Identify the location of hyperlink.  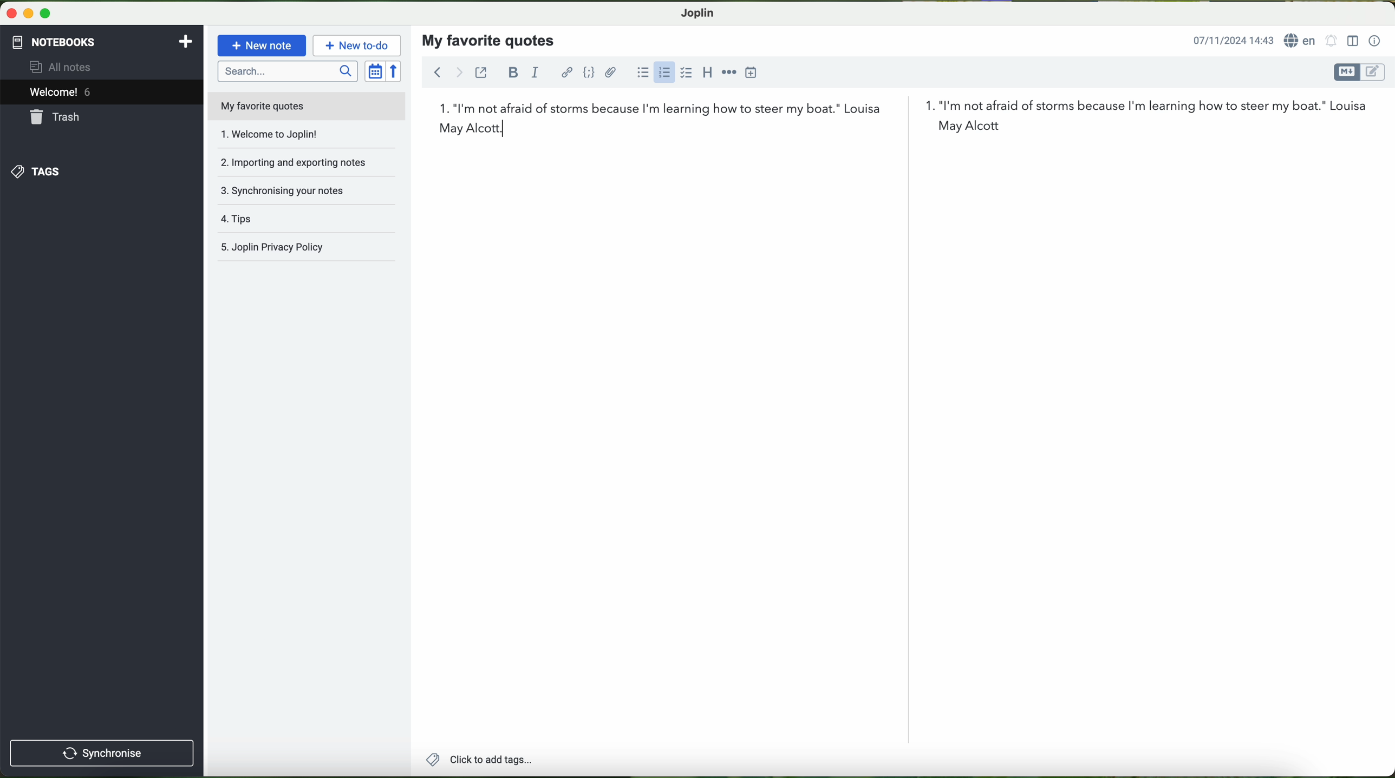
(566, 74).